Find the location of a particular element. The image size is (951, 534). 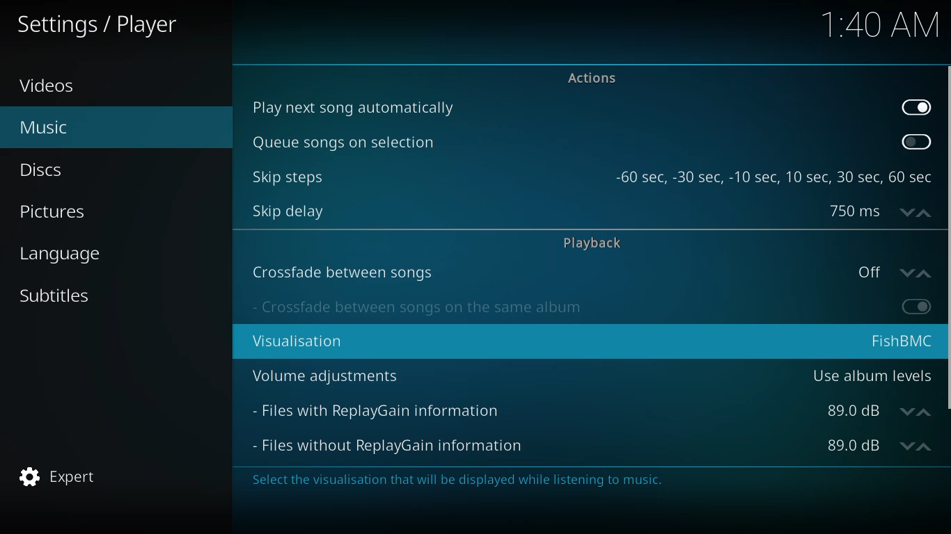

subtitles is located at coordinates (54, 294).